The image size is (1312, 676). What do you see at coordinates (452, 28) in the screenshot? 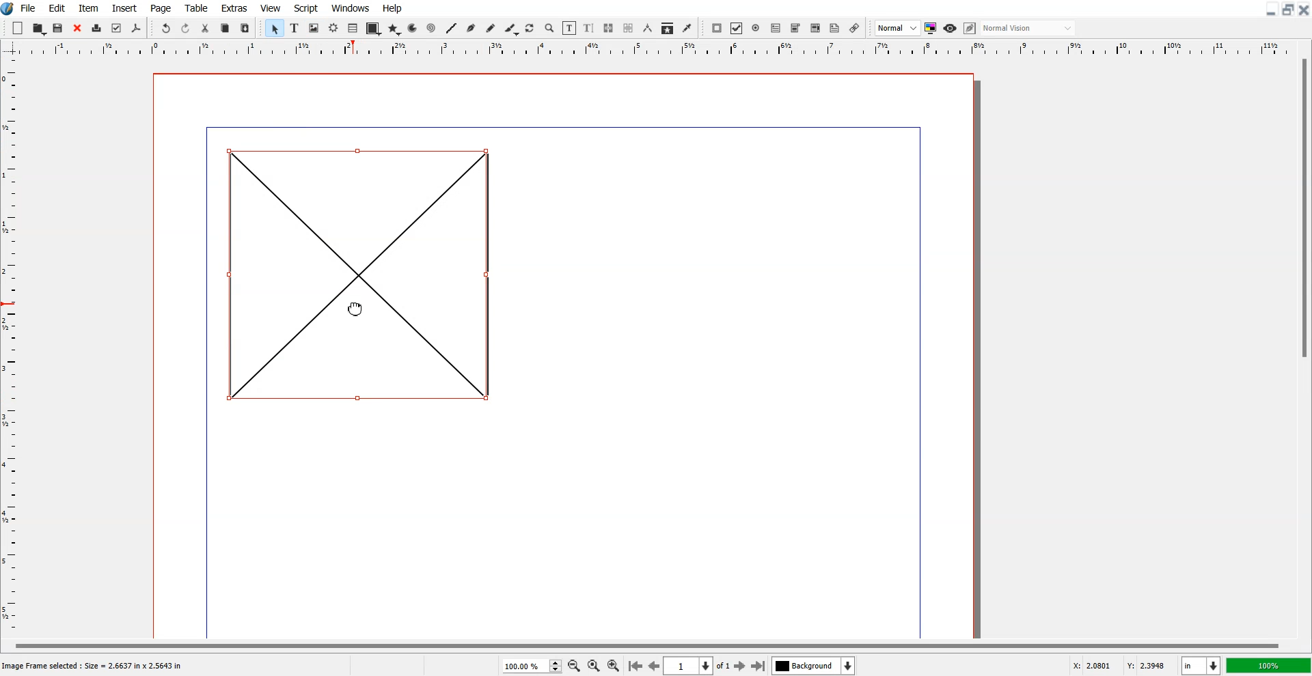
I see `Line` at bounding box center [452, 28].